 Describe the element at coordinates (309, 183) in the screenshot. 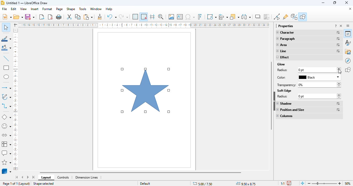

I see `Zoom out` at that location.